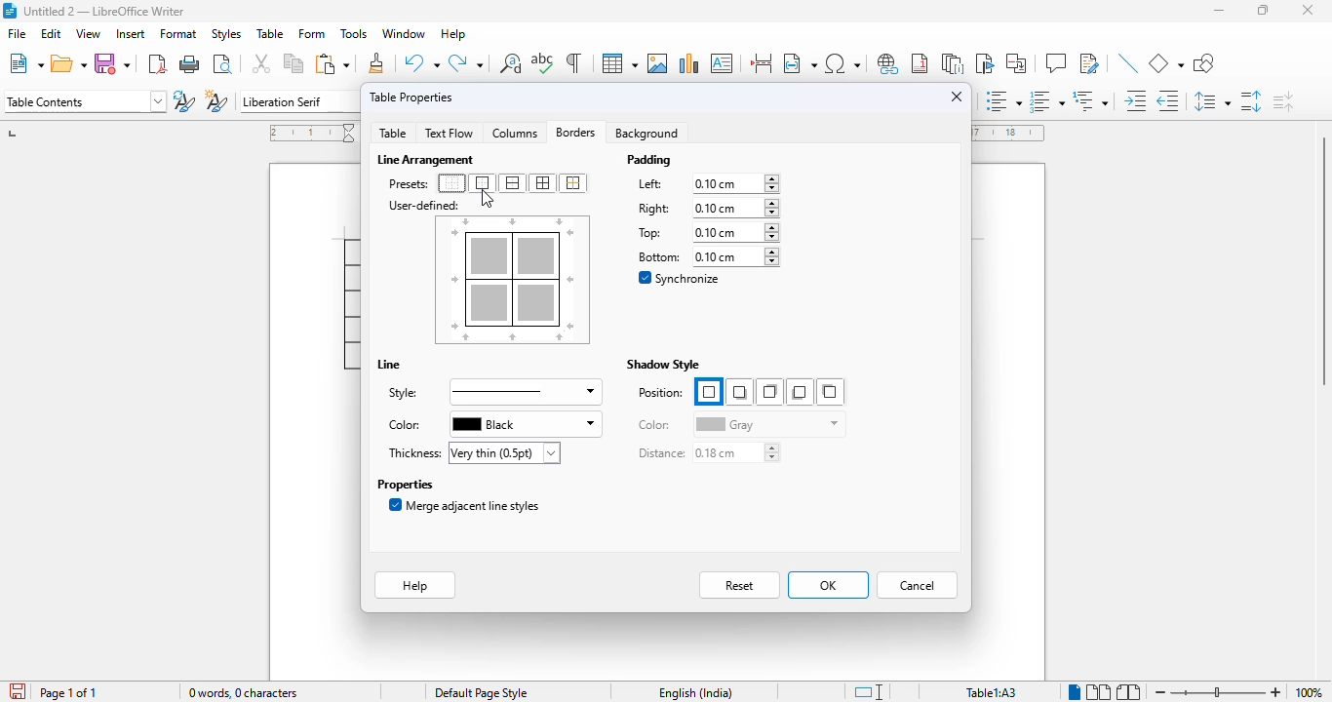 The image size is (1332, 702). I want to click on page 1 of 1, so click(68, 693).